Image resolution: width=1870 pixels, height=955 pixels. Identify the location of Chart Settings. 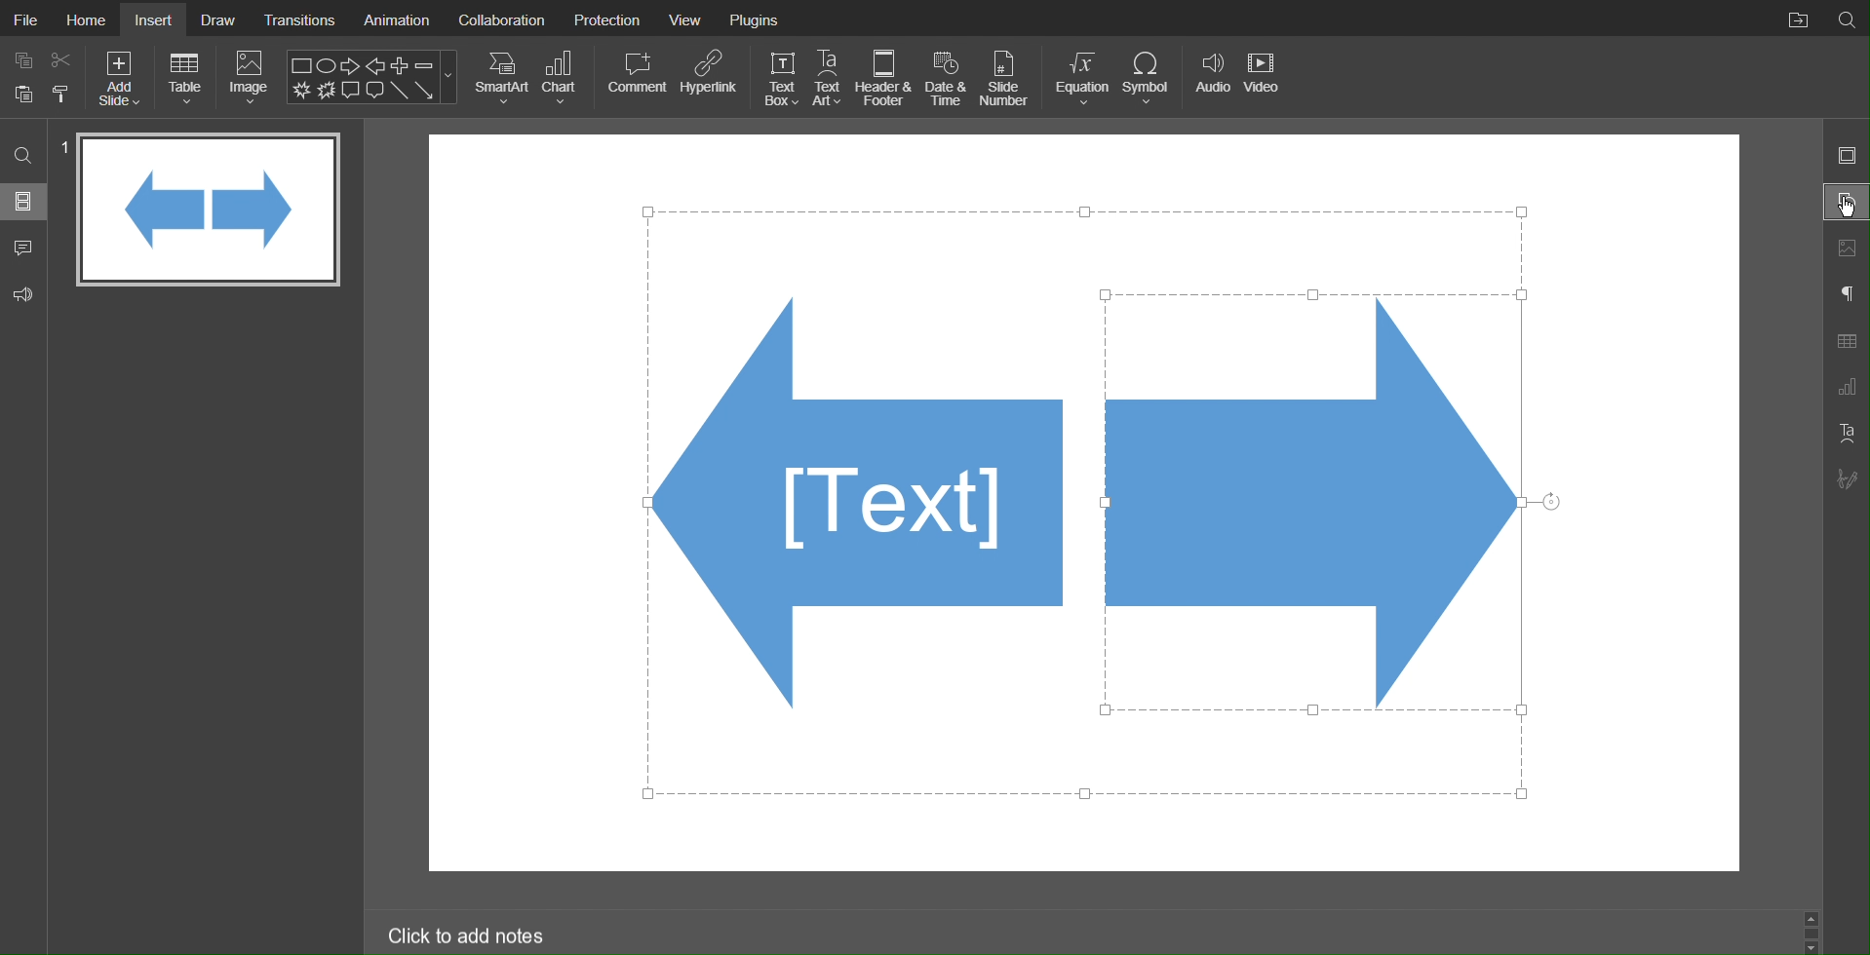
(1847, 389).